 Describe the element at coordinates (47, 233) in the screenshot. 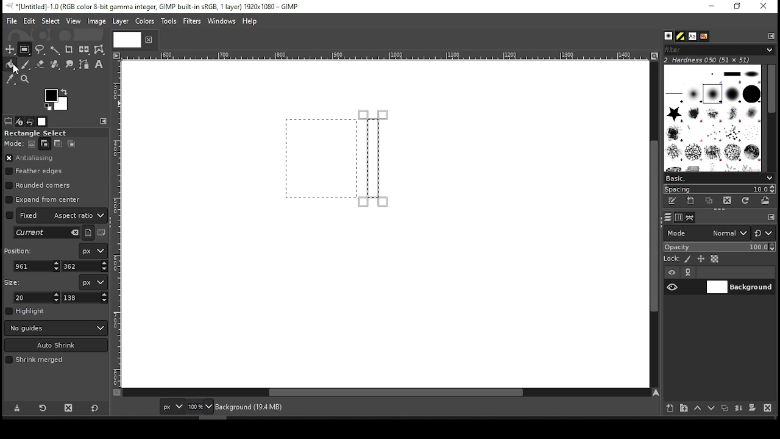

I see `pick aspect ration` at that location.